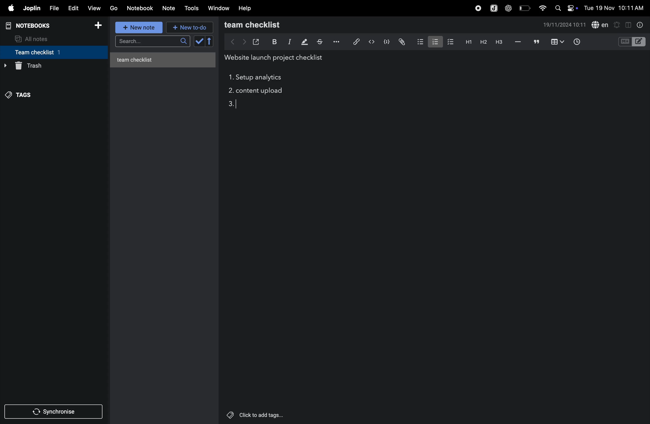 Image resolution: width=650 pixels, height=424 pixels. I want to click on comments, so click(535, 42).